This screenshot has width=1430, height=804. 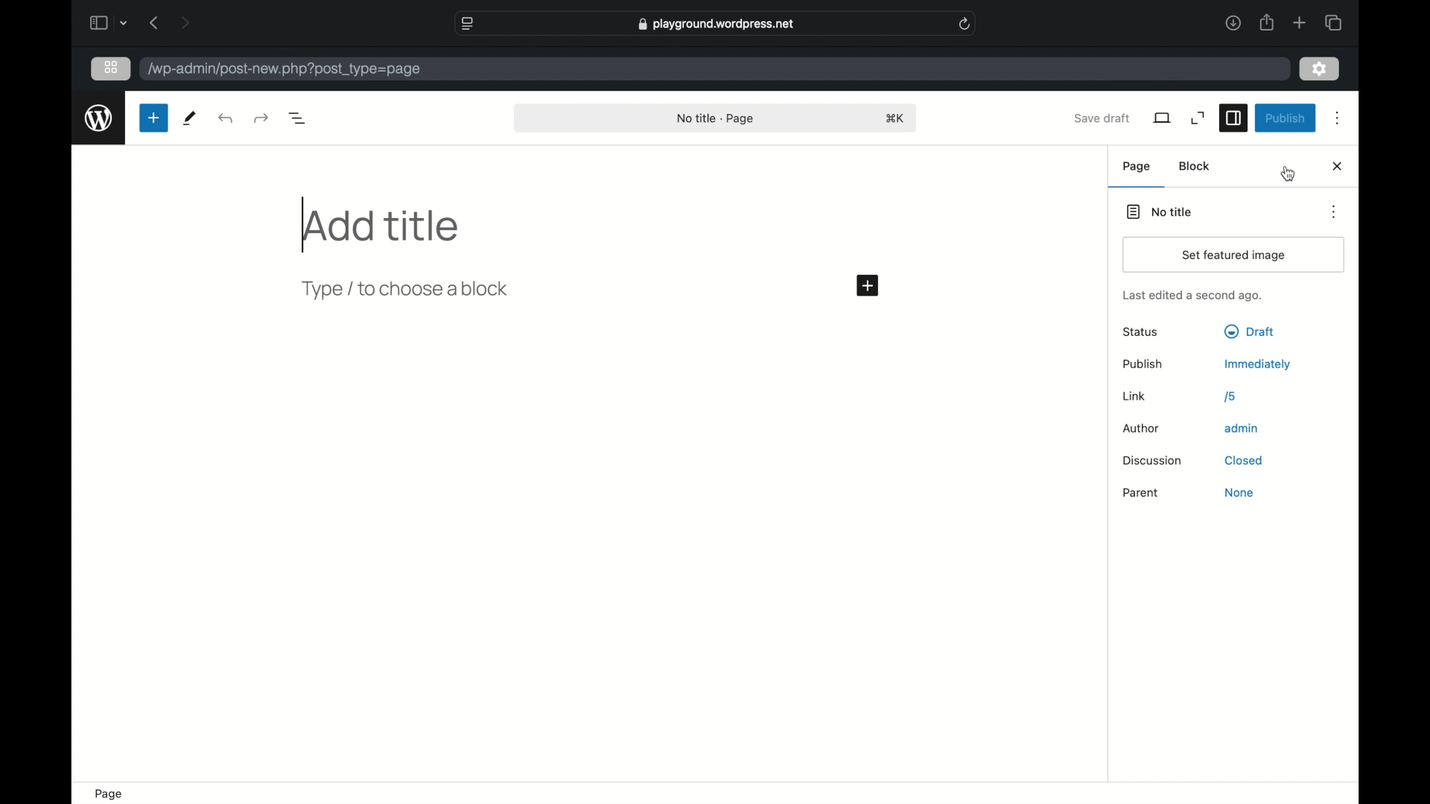 What do you see at coordinates (1286, 118) in the screenshot?
I see `publish` at bounding box center [1286, 118].